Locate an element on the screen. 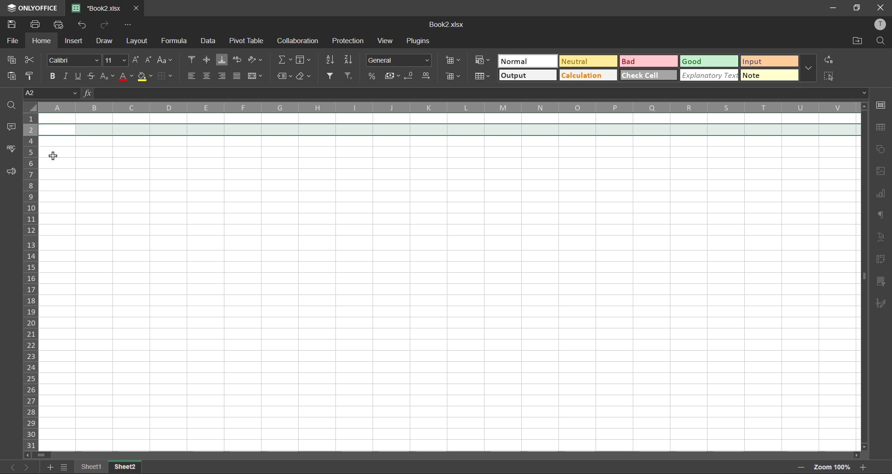 The height and width of the screenshot is (474, 892). minimize is located at coordinates (833, 8).